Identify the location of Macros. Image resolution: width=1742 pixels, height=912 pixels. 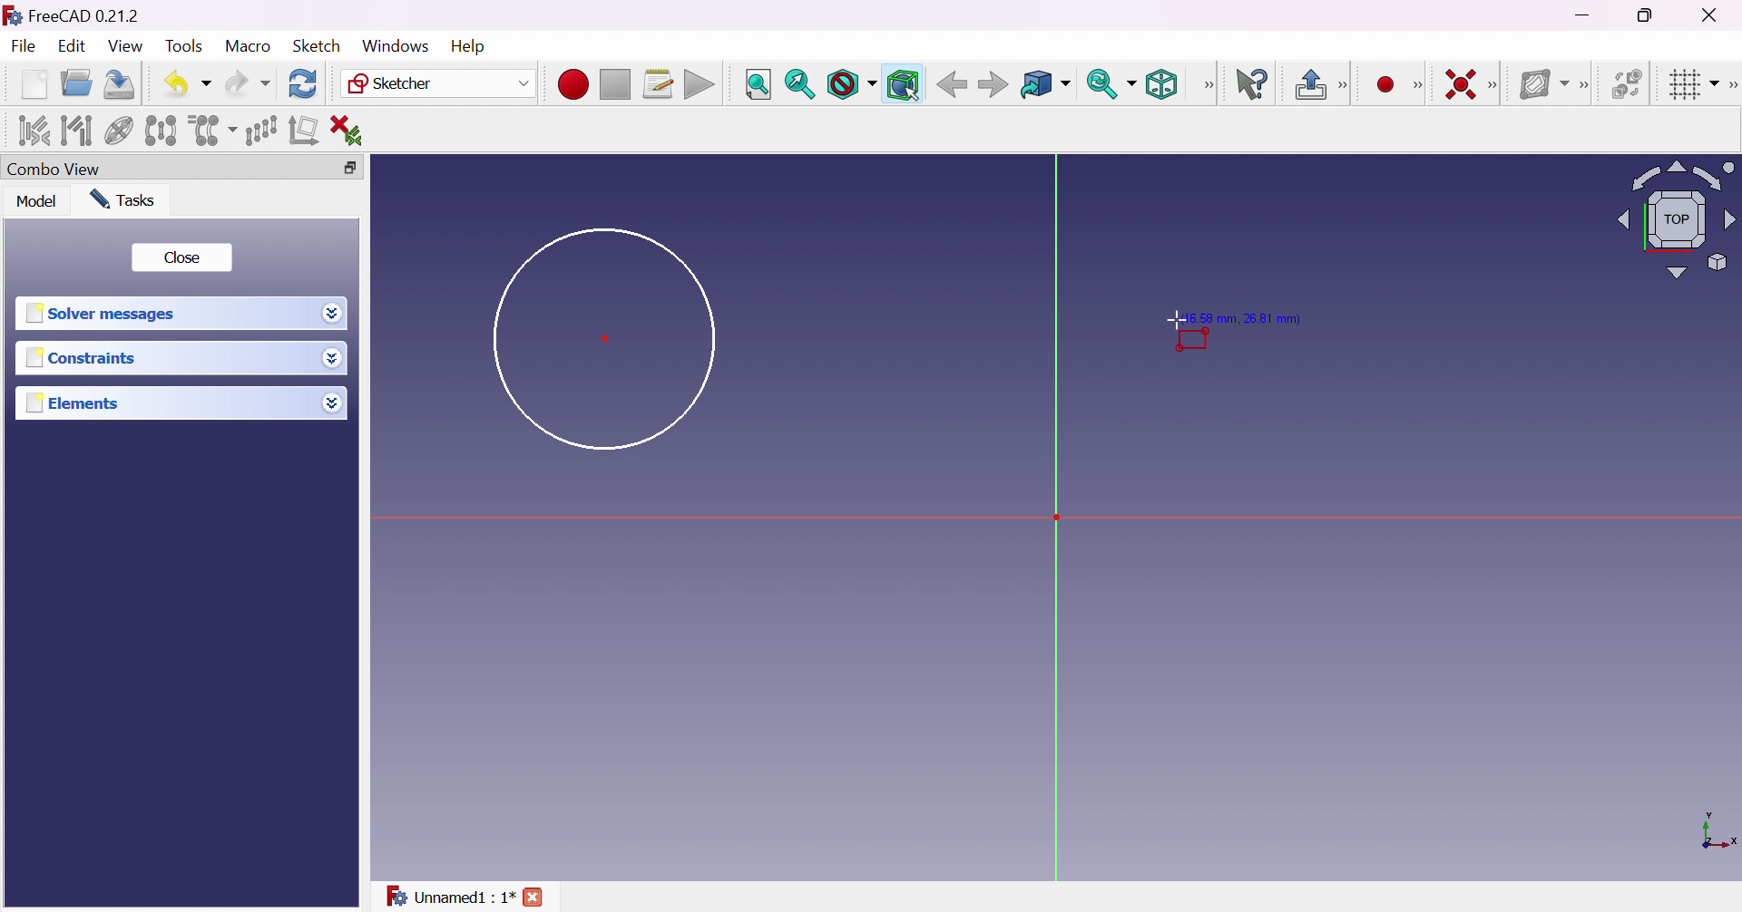
(659, 84).